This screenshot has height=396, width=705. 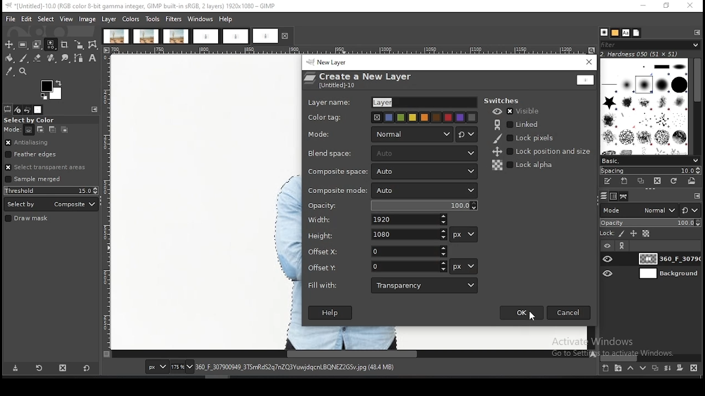 What do you see at coordinates (51, 204) in the screenshot?
I see `select by` at bounding box center [51, 204].